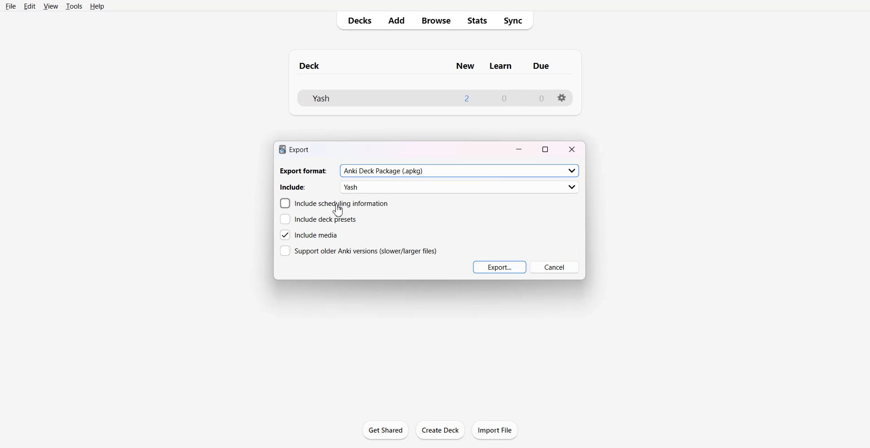  Describe the element at coordinates (478, 20) in the screenshot. I see `Stats` at that location.